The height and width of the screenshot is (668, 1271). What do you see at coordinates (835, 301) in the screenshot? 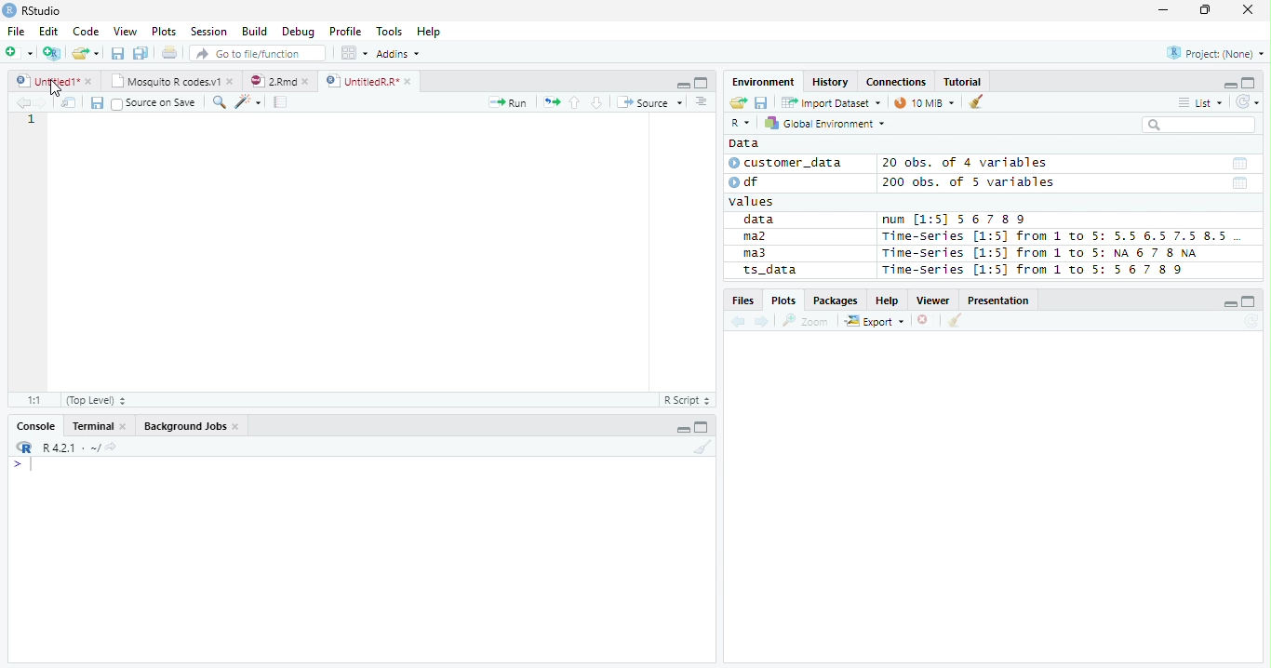
I see `Packages` at bounding box center [835, 301].